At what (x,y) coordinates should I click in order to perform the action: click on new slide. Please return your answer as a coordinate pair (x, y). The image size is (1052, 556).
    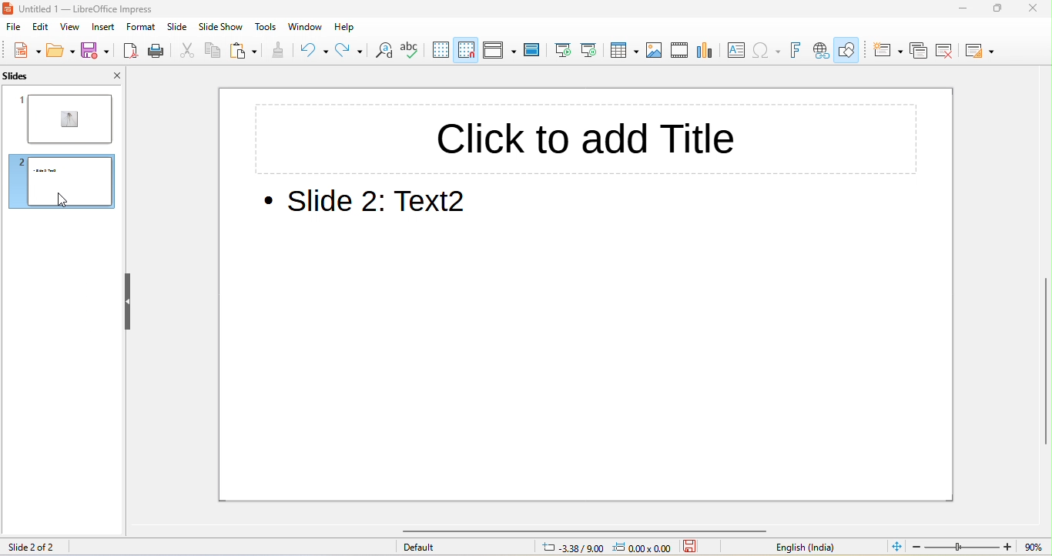
    Looking at the image, I should click on (886, 49).